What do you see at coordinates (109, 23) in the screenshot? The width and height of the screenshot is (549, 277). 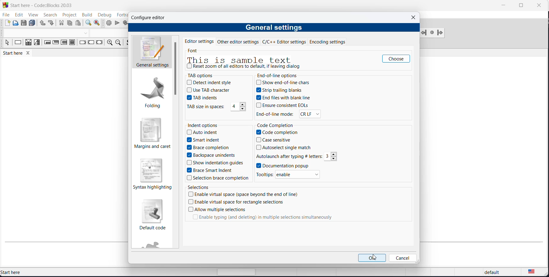 I see `build` at bounding box center [109, 23].